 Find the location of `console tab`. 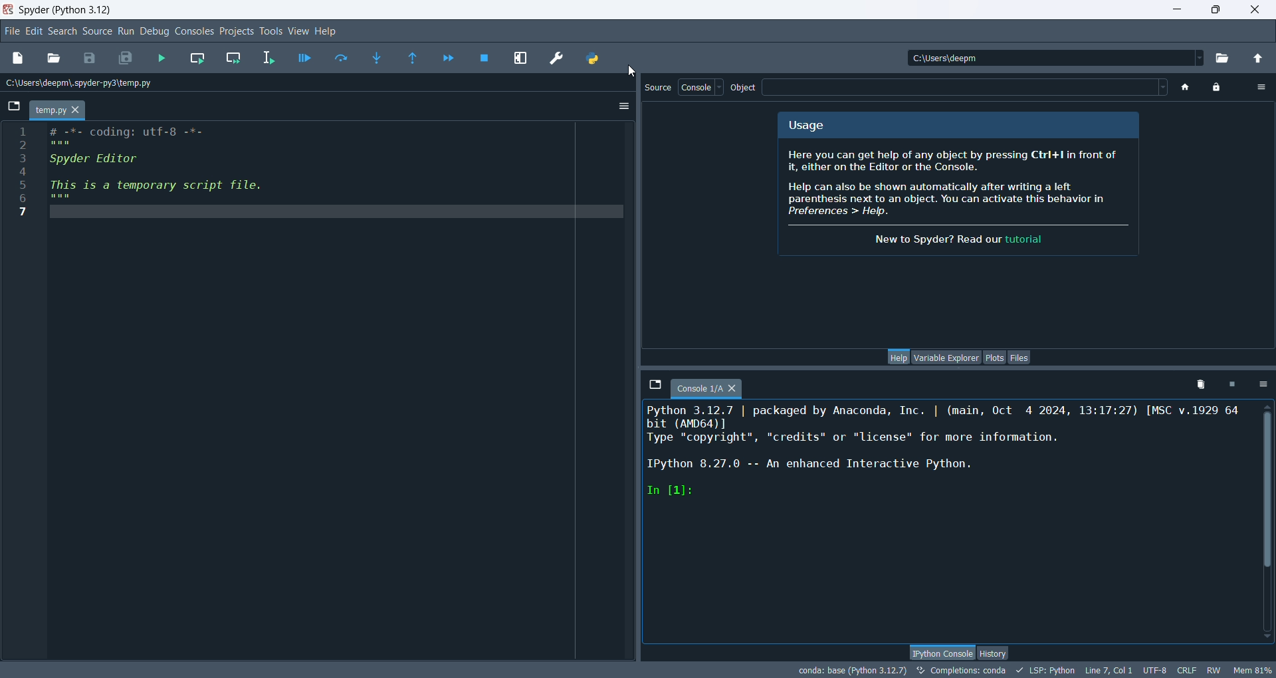

console tab is located at coordinates (707, 389).